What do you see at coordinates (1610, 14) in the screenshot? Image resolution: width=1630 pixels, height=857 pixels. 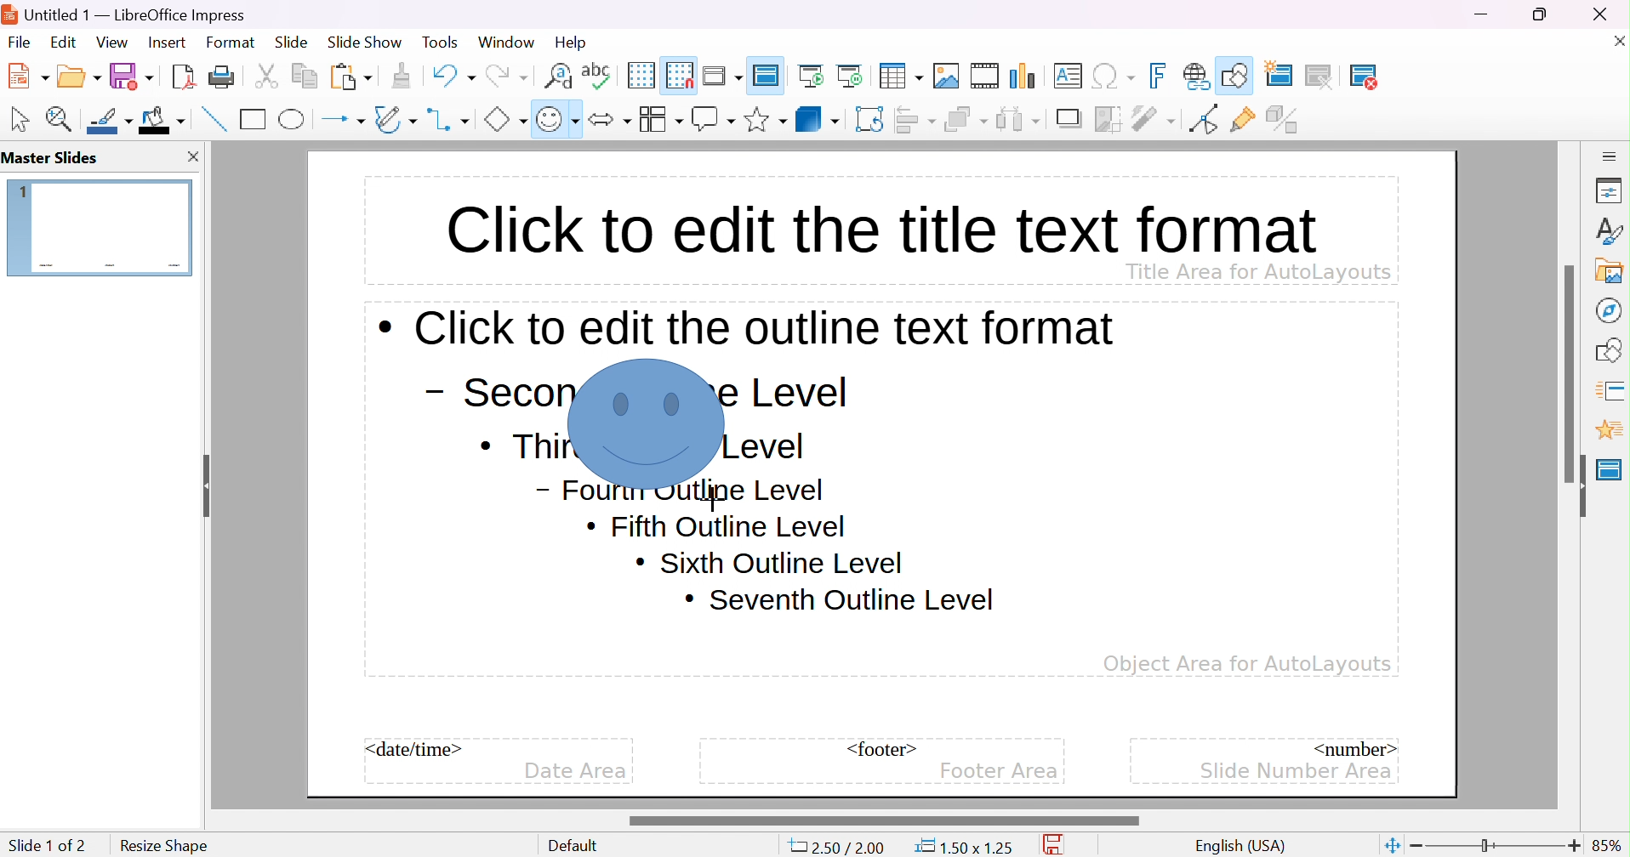 I see `close` at bounding box center [1610, 14].